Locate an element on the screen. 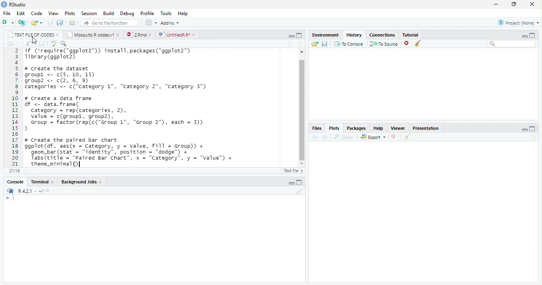 The height and width of the screenshot is (285, 542). packages is located at coordinates (356, 127).